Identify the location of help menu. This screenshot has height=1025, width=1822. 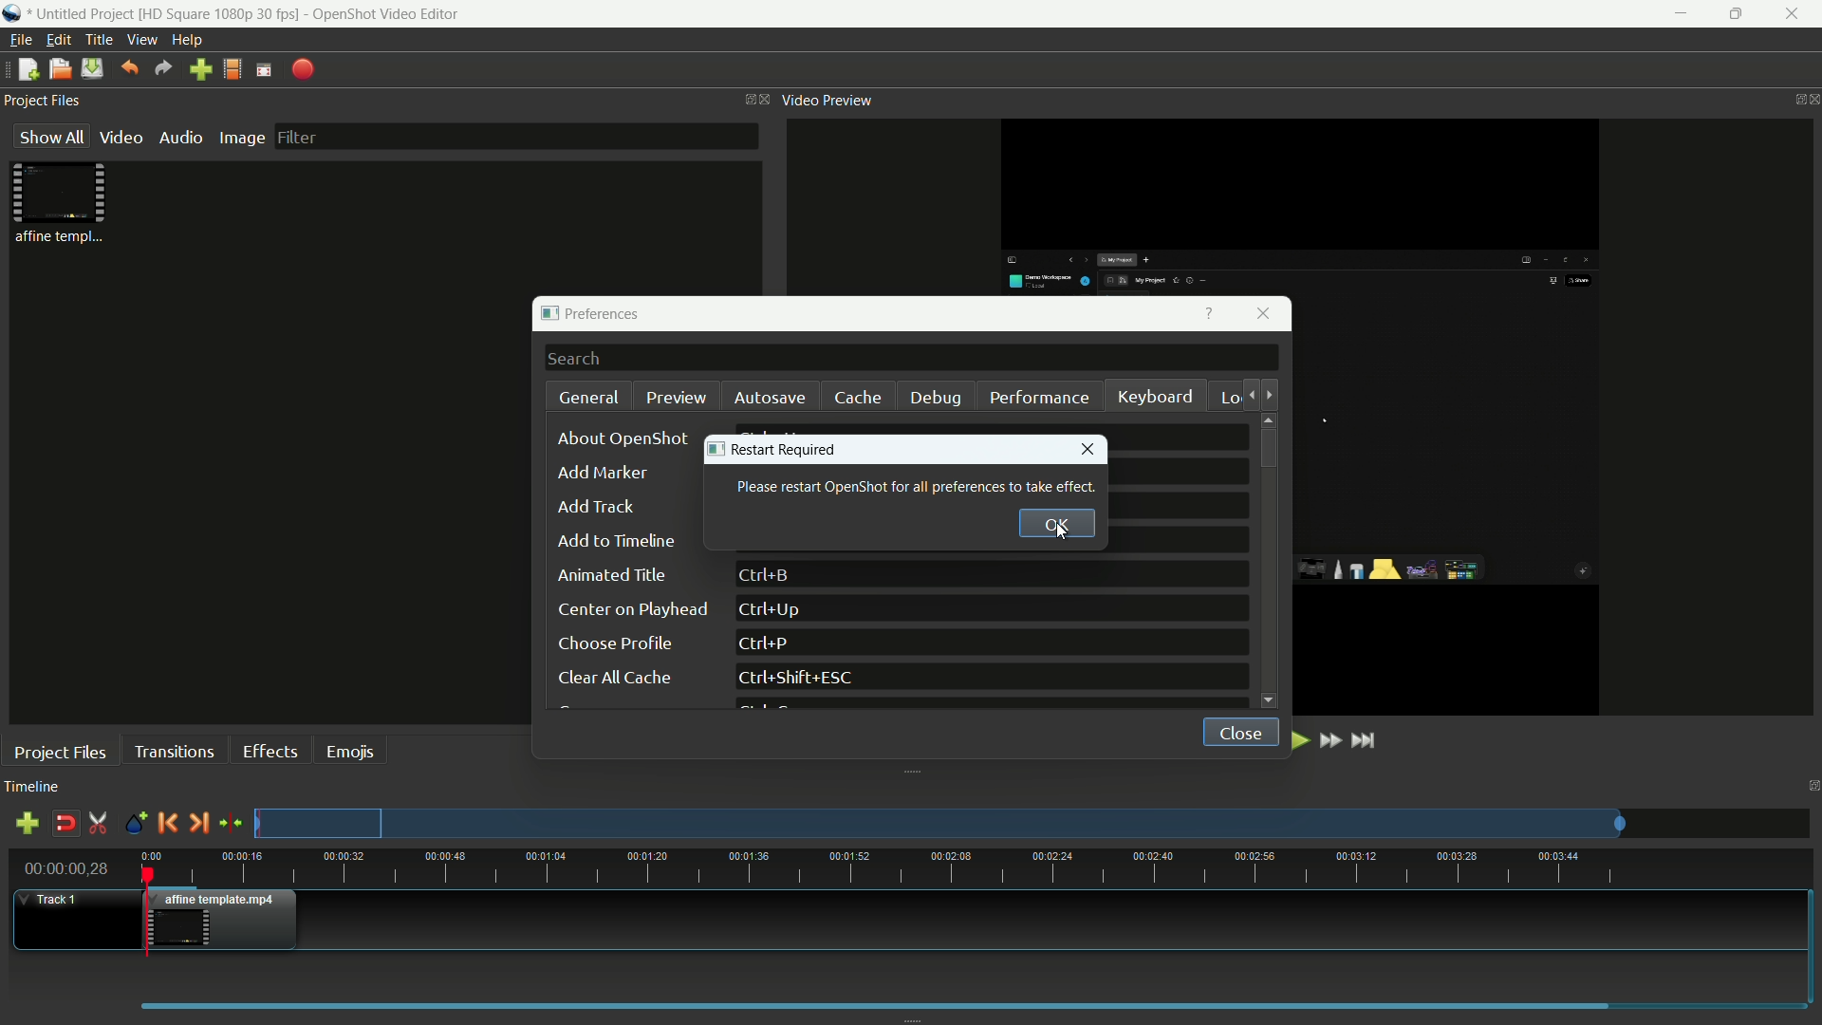
(190, 41).